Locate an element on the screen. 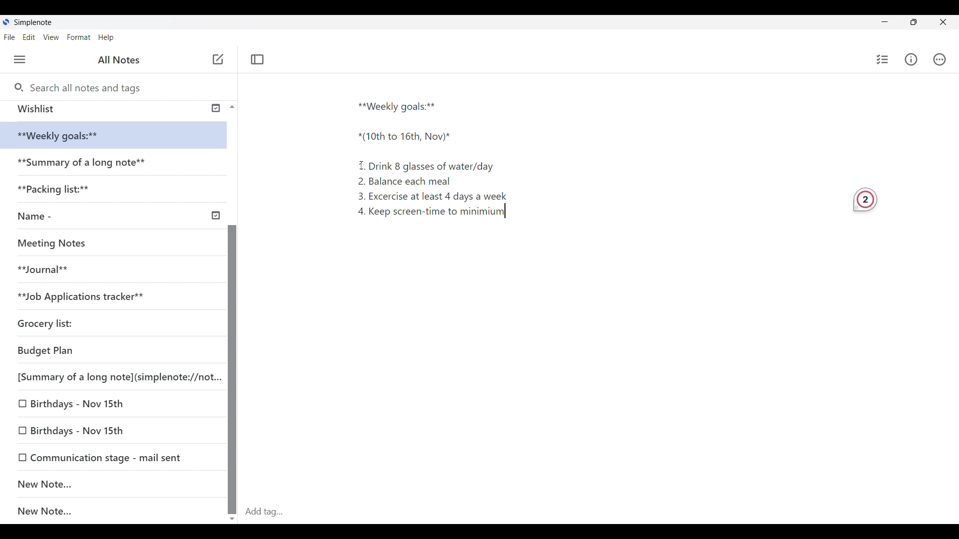 This screenshot has width=959, height=539. Grammarly assist bubble is located at coordinates (861, 198).